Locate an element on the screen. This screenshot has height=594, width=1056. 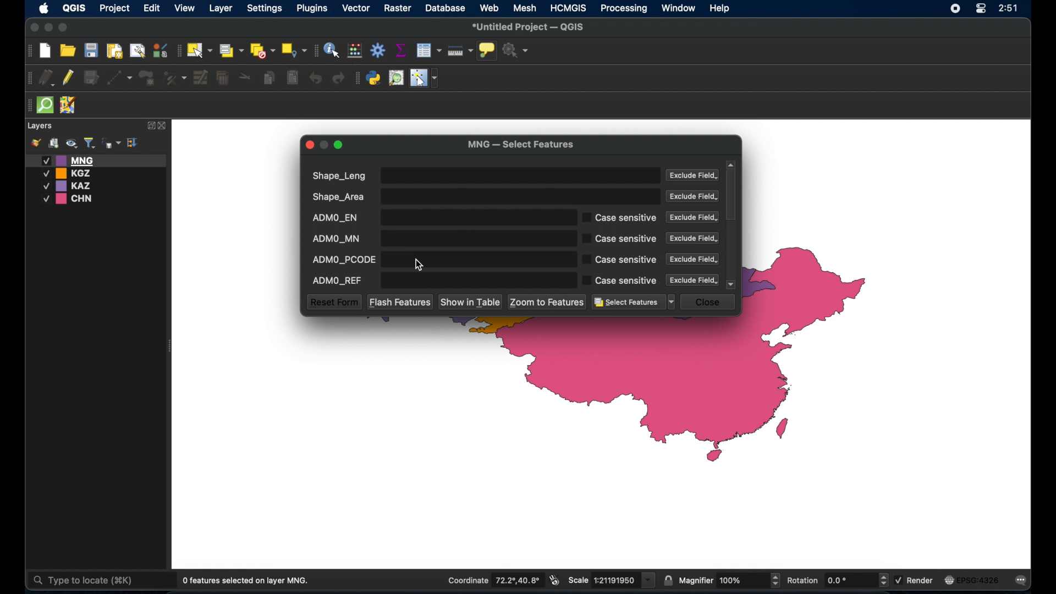
quick osm is located at coordinates (46, 106).